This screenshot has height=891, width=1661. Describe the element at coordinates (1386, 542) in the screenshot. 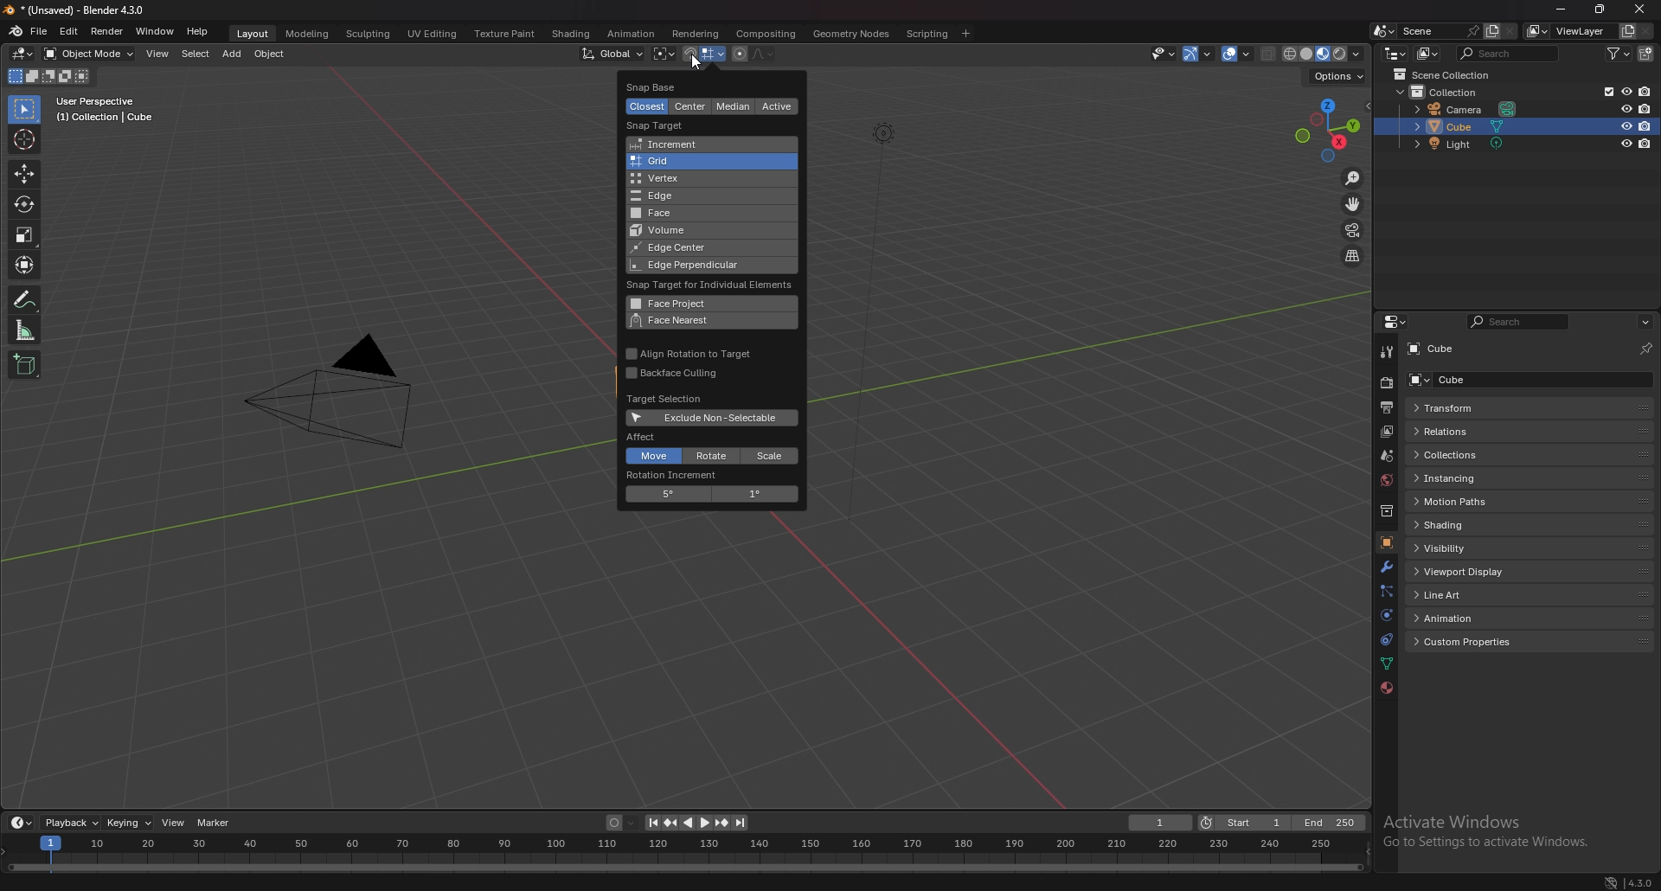

I see `object` at that location.